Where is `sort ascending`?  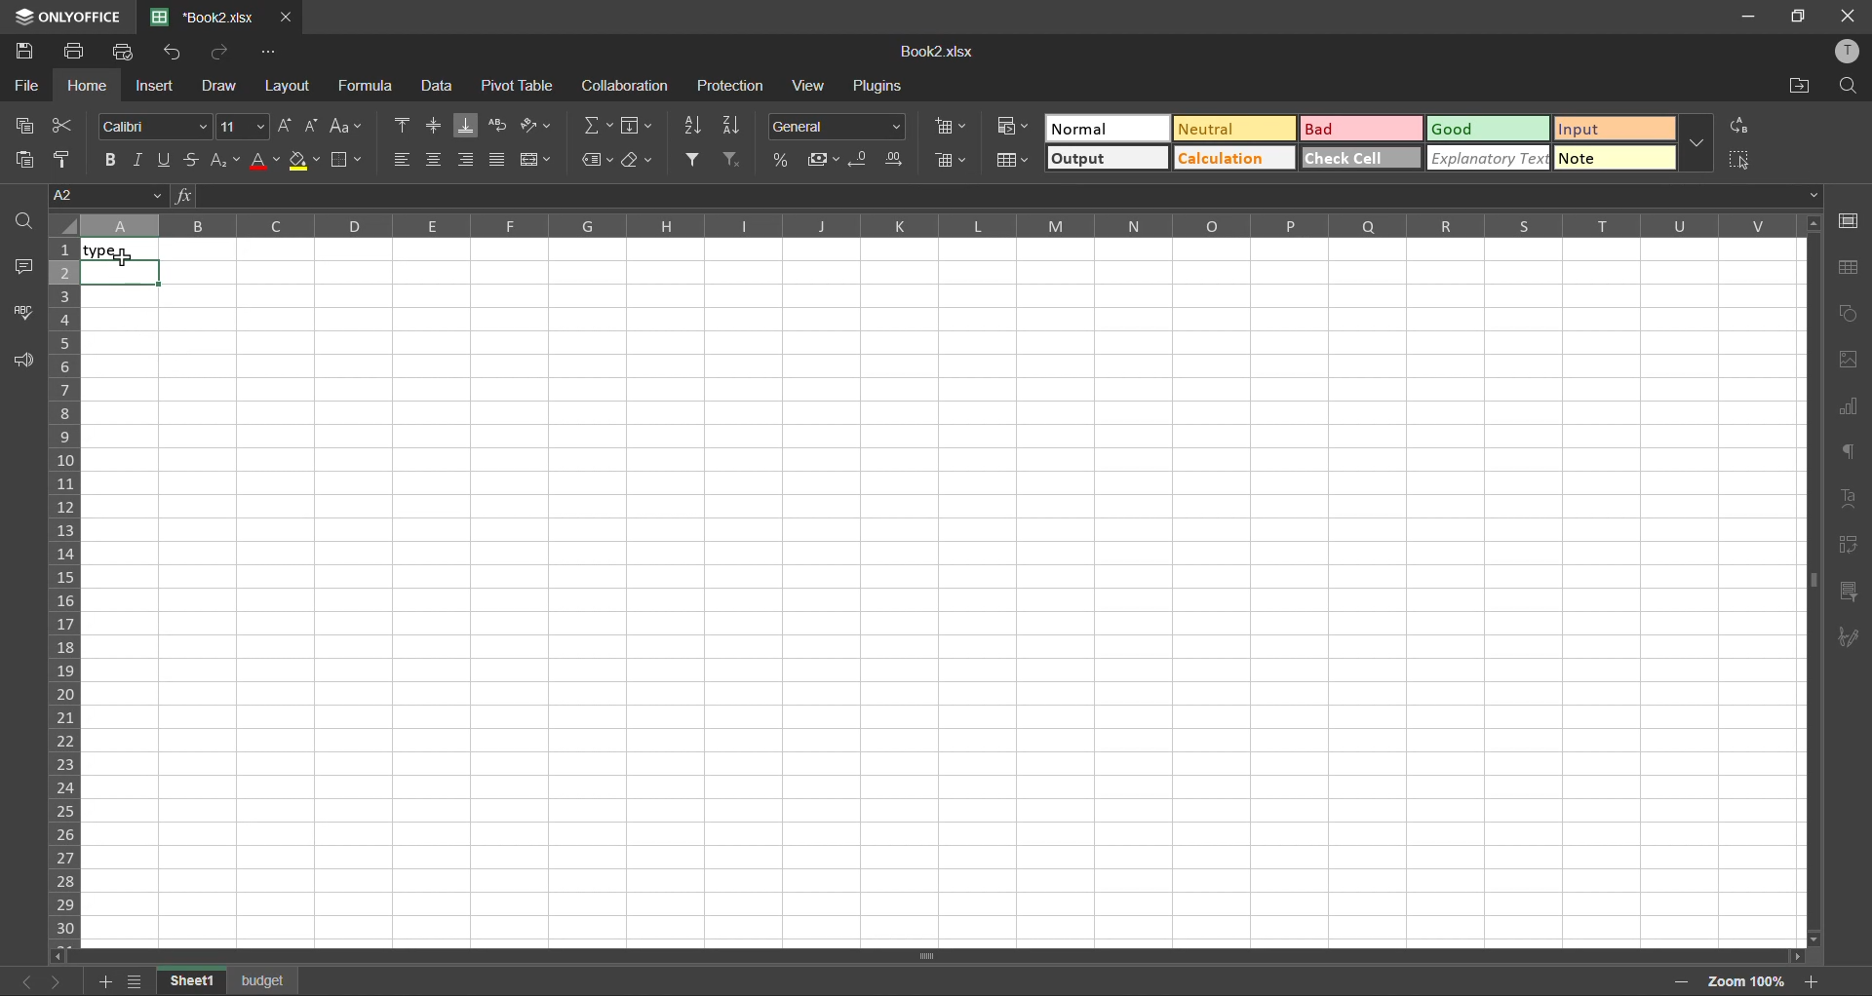 sort ascending is located at coordinates (695, 128).